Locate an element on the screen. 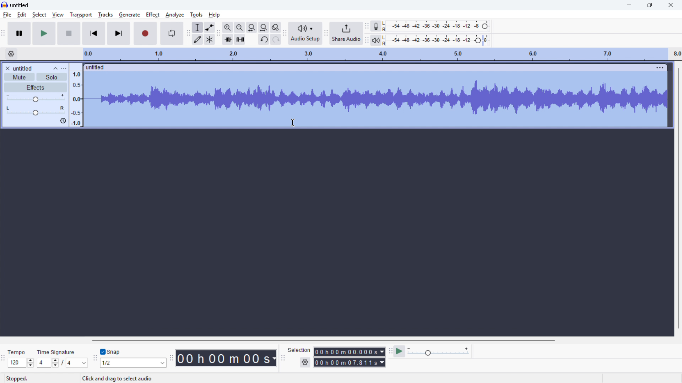 Image resolution: width=682 pixels, height=383 pixels. tracks is located at coordinates (105, 15).